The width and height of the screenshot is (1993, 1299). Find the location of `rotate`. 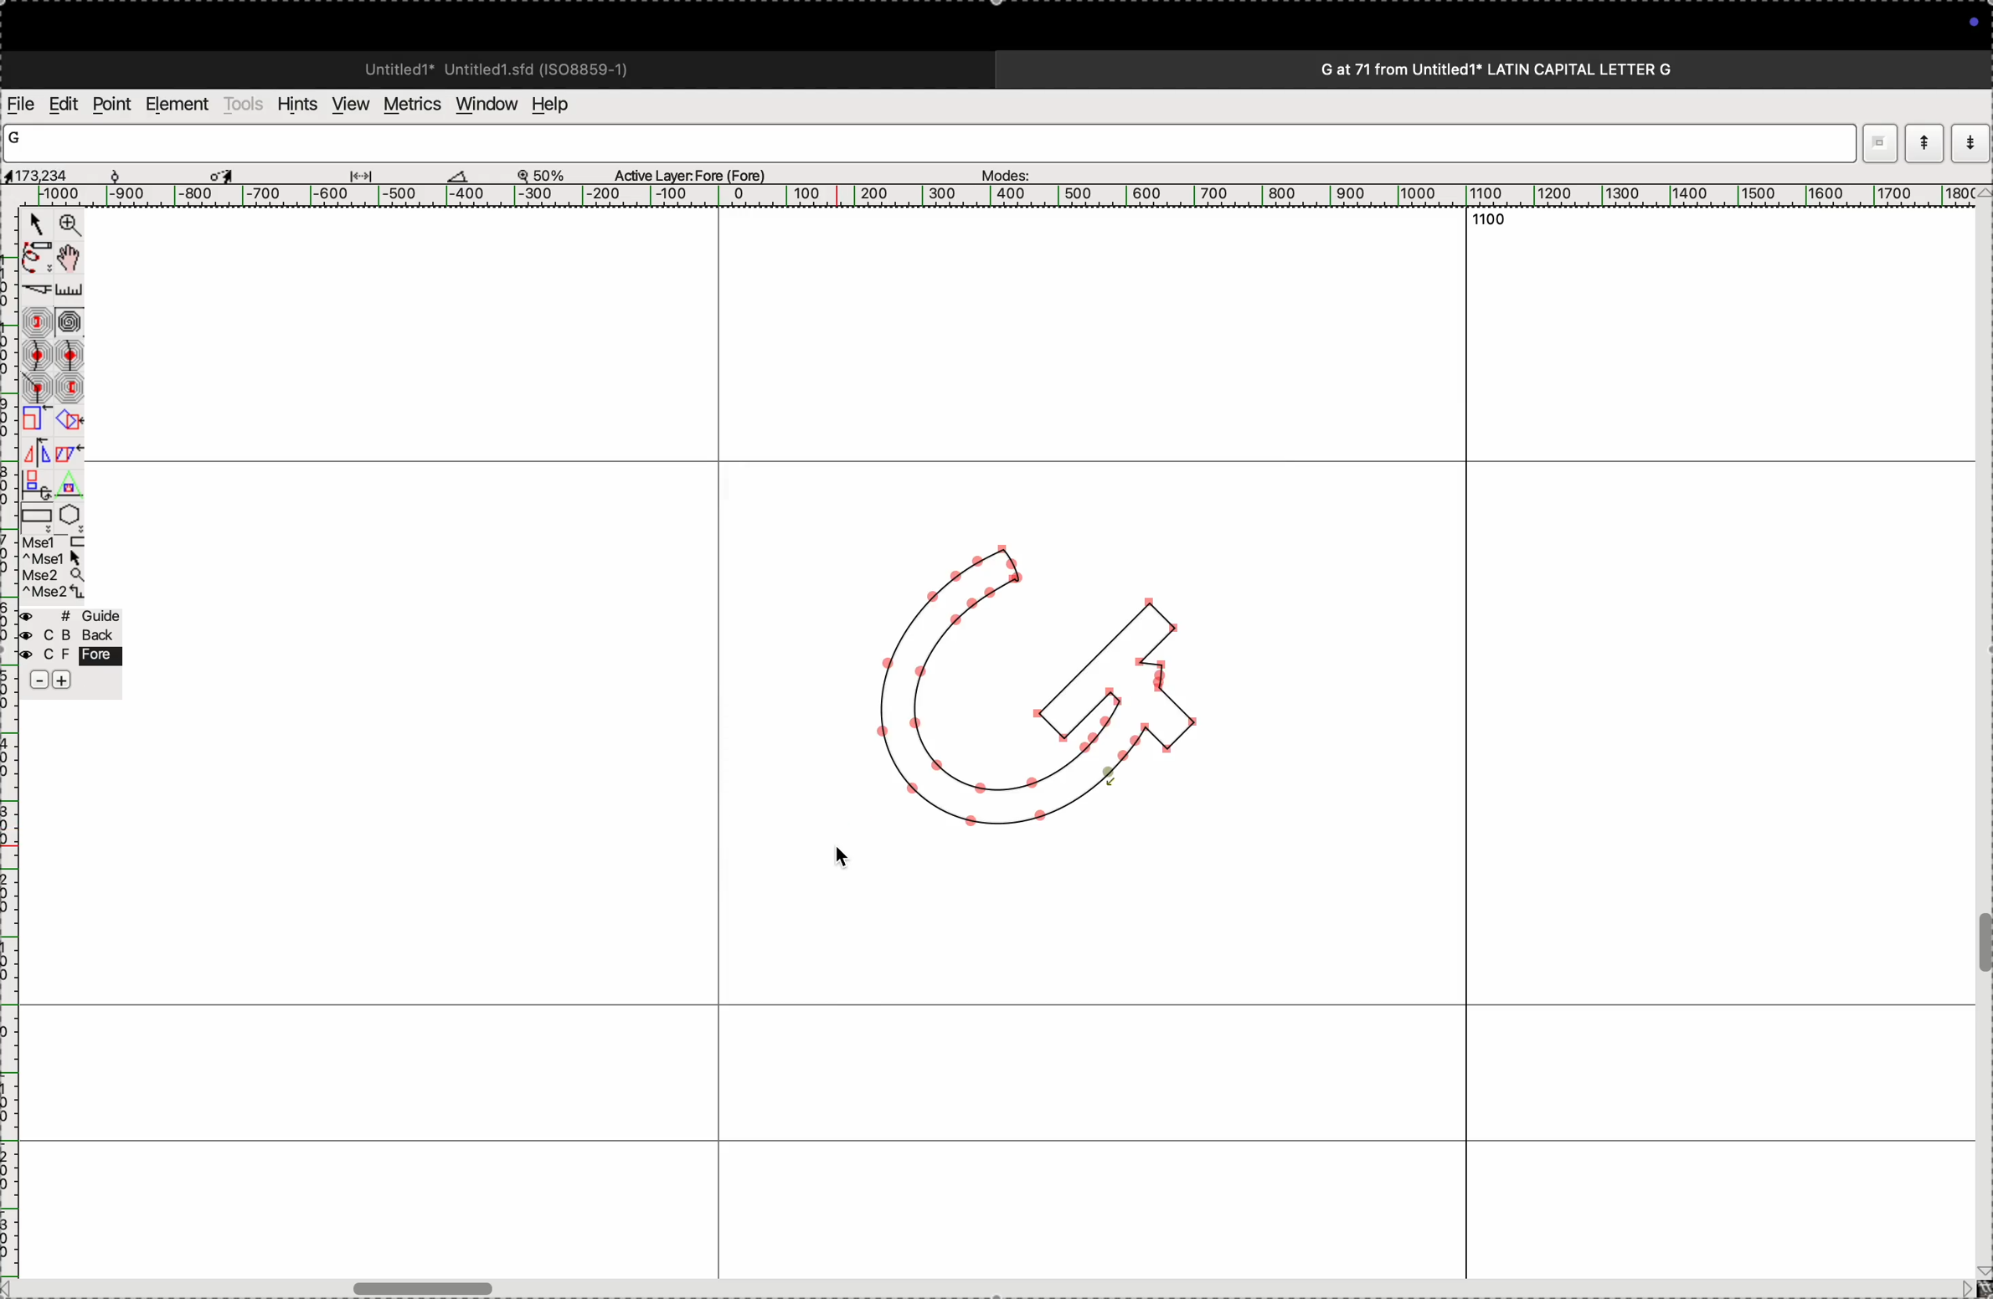

rotate is located at coordinates (69, 422).